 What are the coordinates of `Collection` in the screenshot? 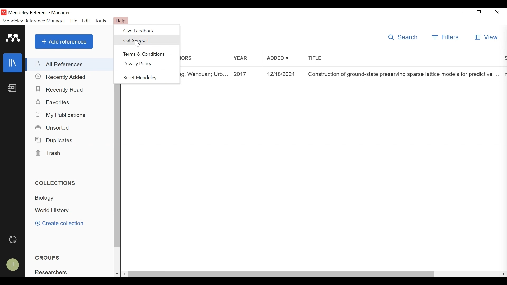 It's located at (46, 198).